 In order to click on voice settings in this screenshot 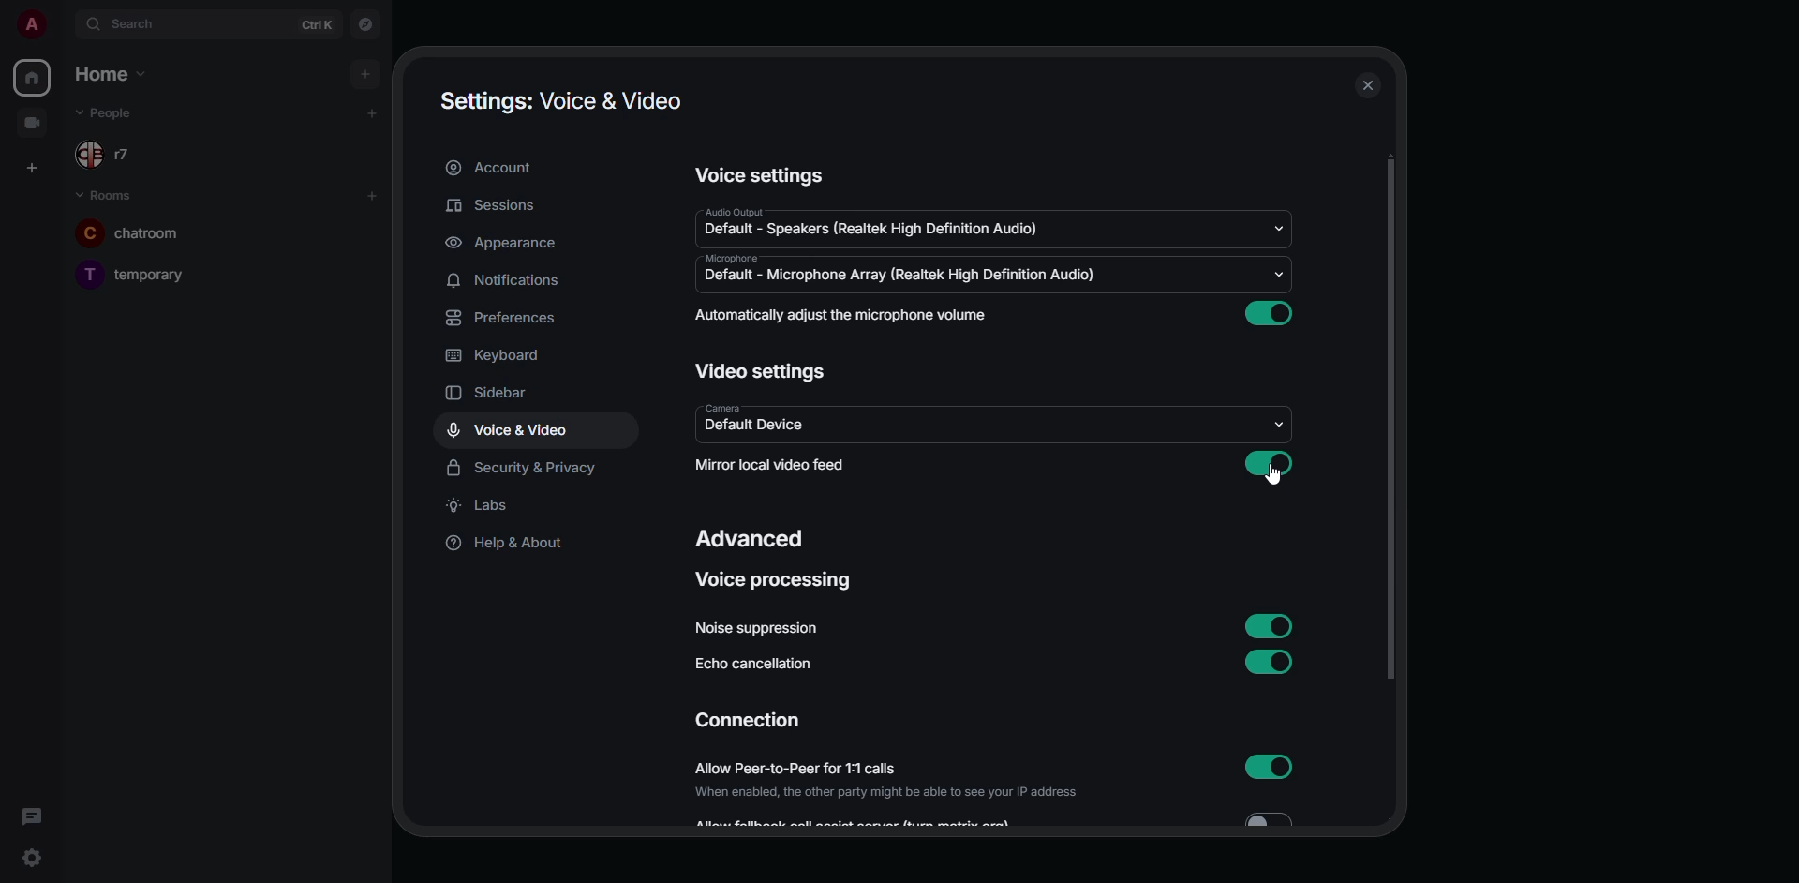, I will do `click(770, 174)`.